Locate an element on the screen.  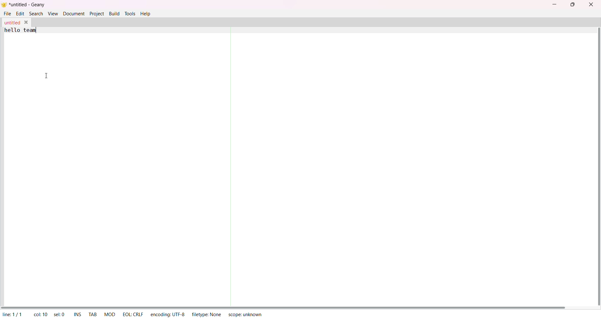
ins is located at coordinates (77, 314).